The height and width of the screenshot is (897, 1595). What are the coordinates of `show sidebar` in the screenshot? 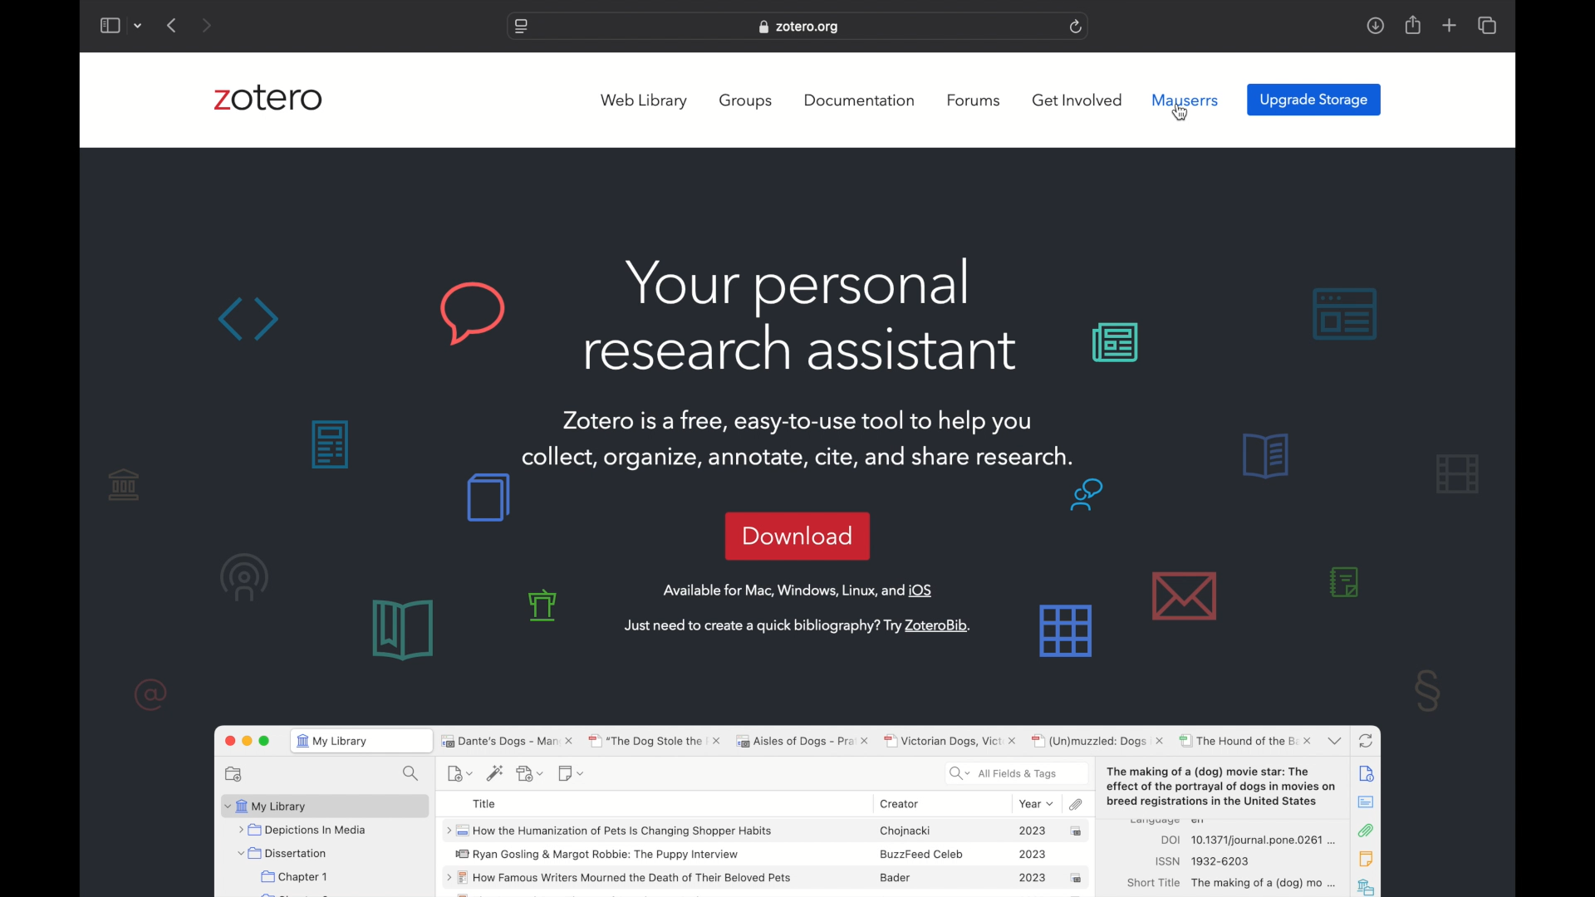 It's located at (110, 25).